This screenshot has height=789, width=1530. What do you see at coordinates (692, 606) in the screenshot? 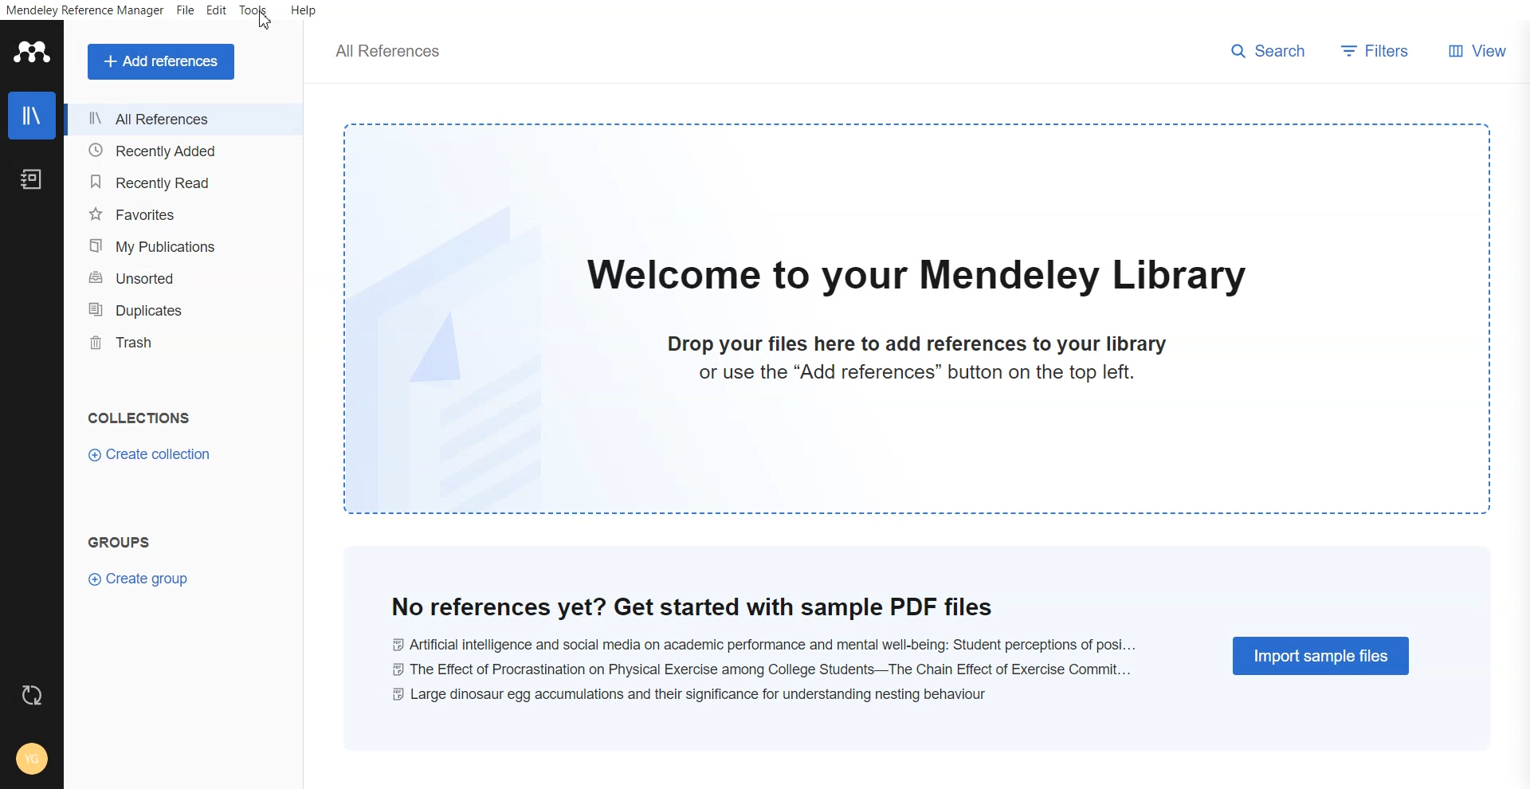
I see `no references yet? get started with sample PDF files` at bounding box center [692, 606].